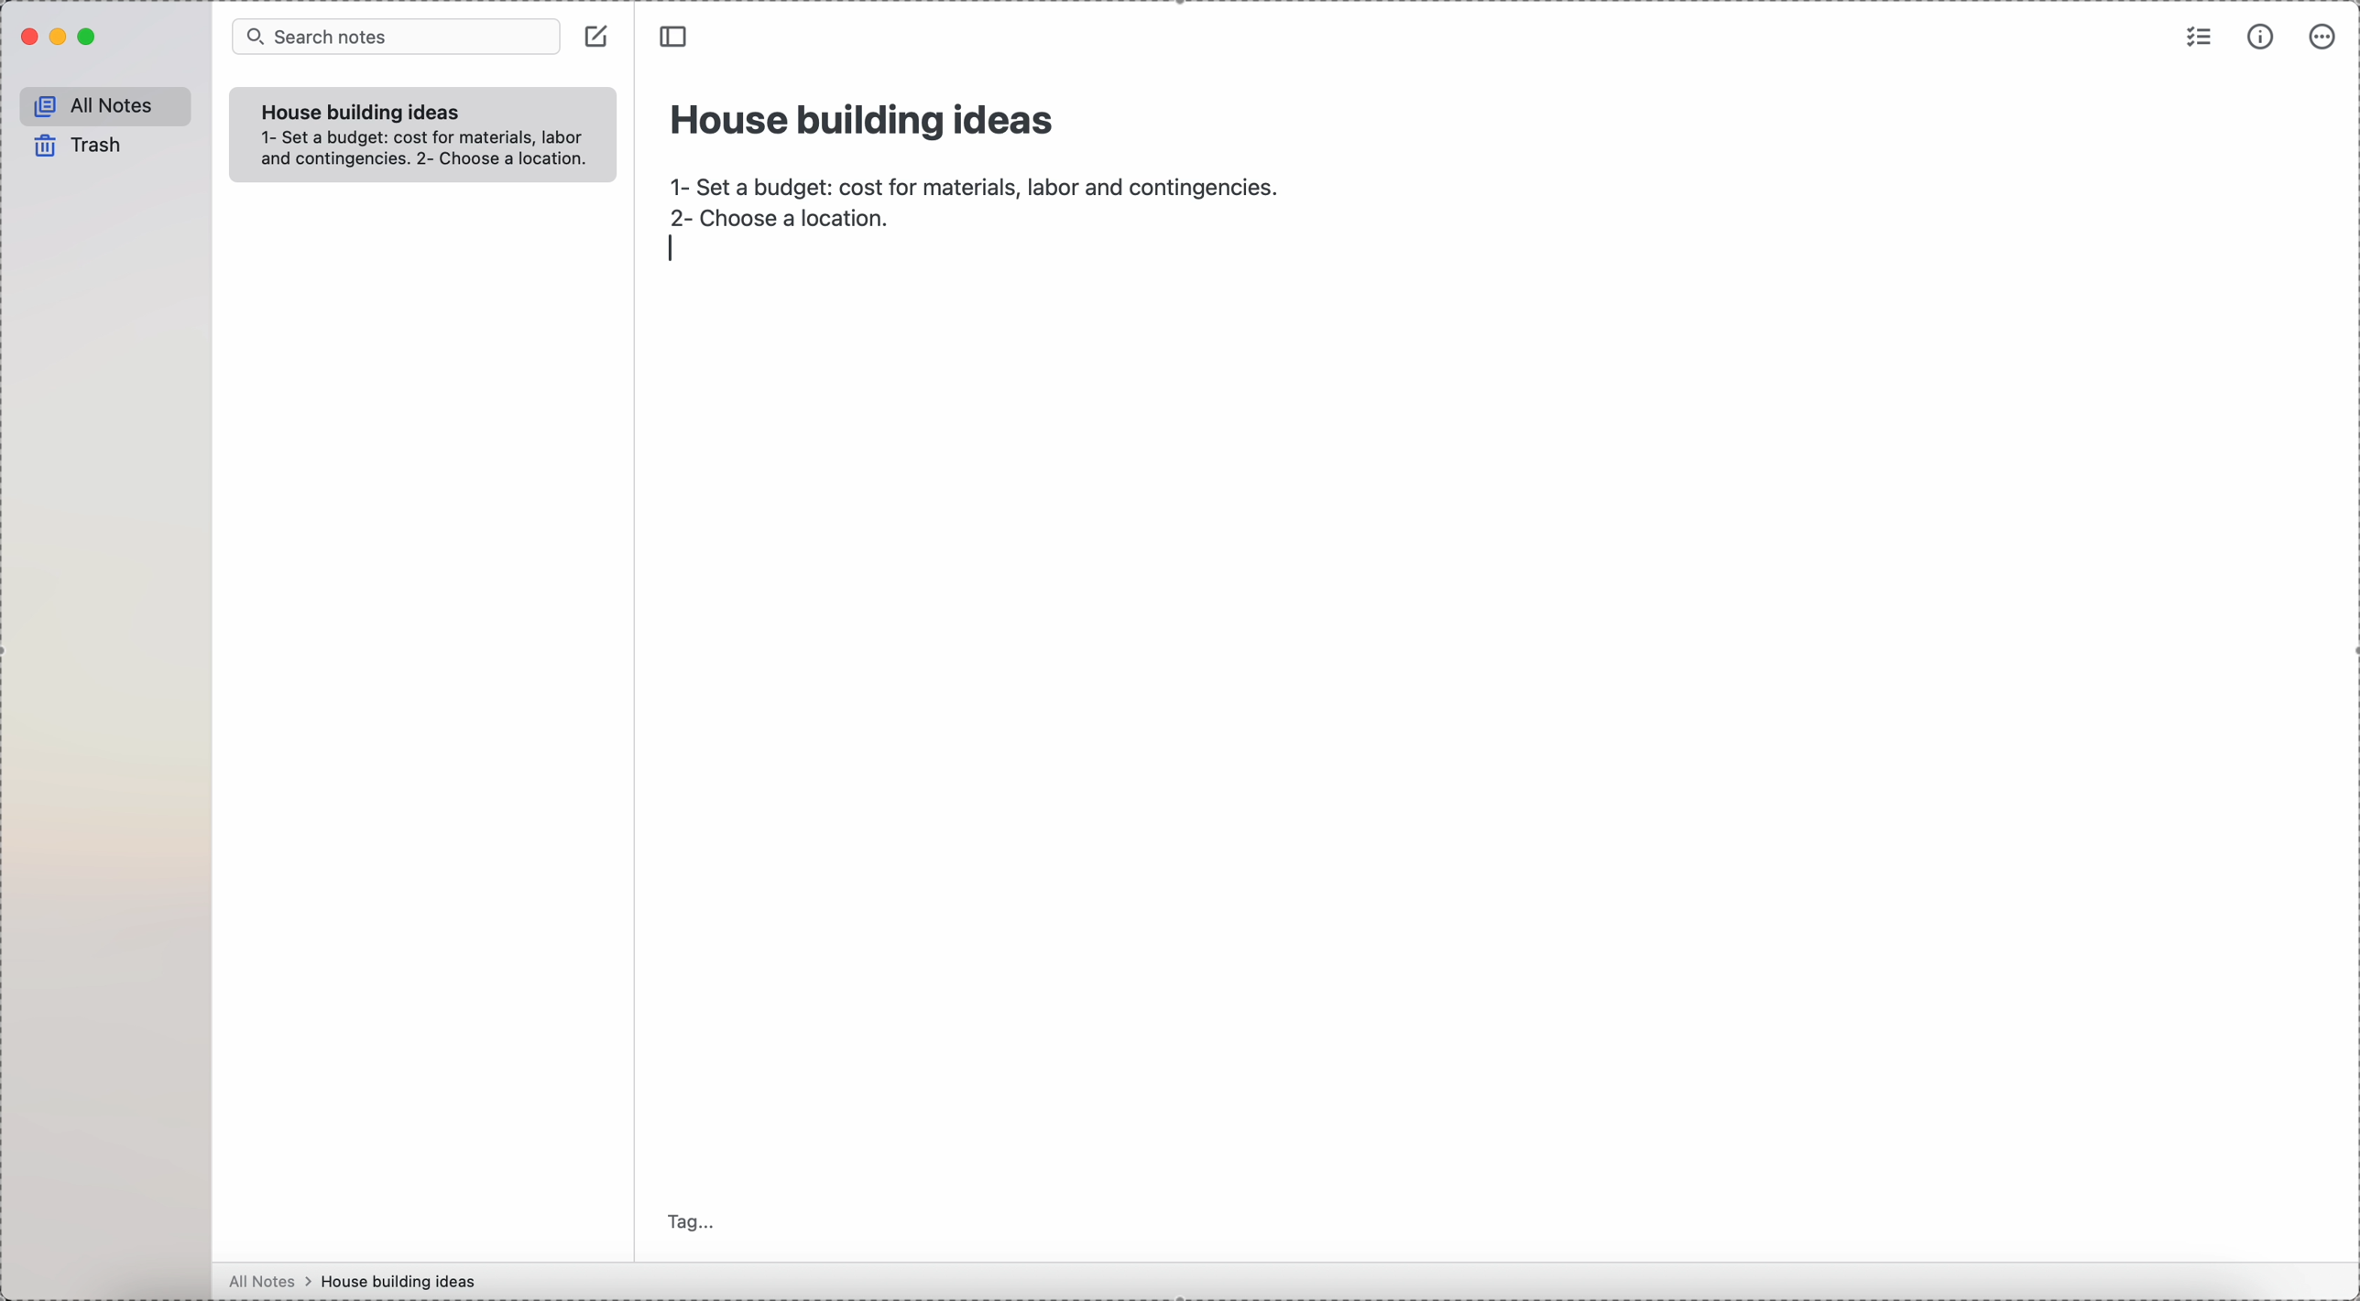 The width and height of the screenshot is (2360, 1301). I want to click on all notes, so click(106, 106).